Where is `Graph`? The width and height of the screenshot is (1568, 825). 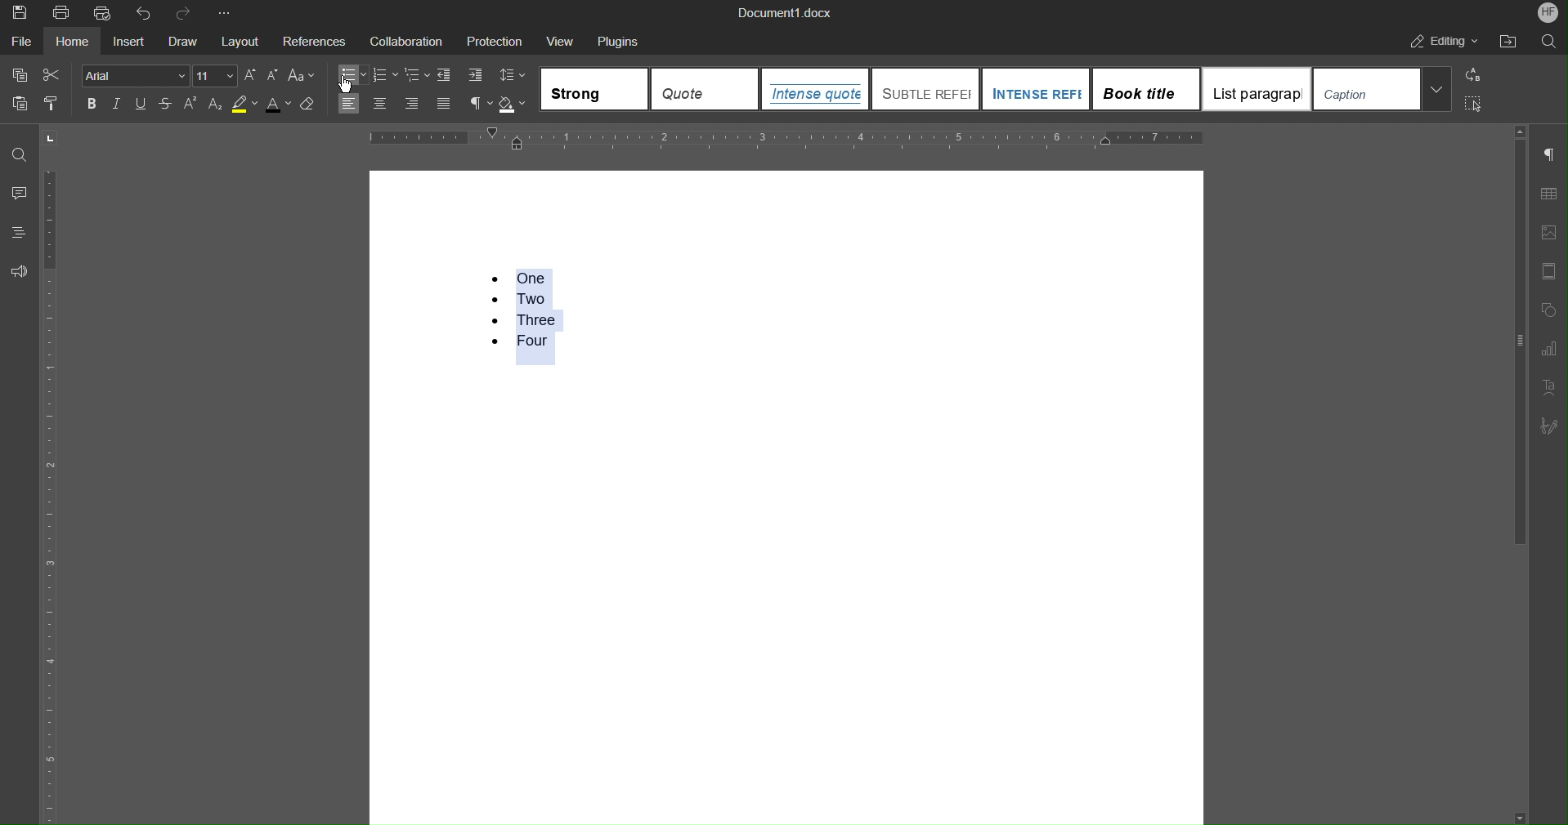 Graph is located at coordinates (1548, 350).